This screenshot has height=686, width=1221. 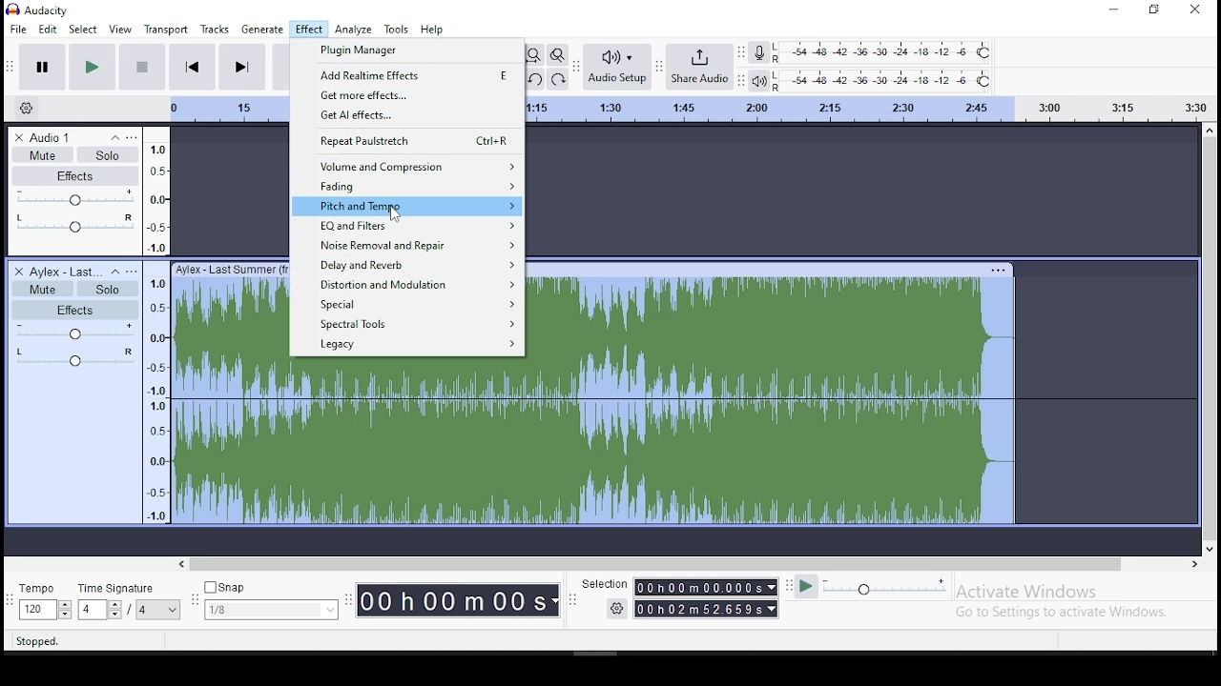 What do you see at coordinates (241, 68) in the screenshot?
I see `skip to end` at bounding box center [241, 68].